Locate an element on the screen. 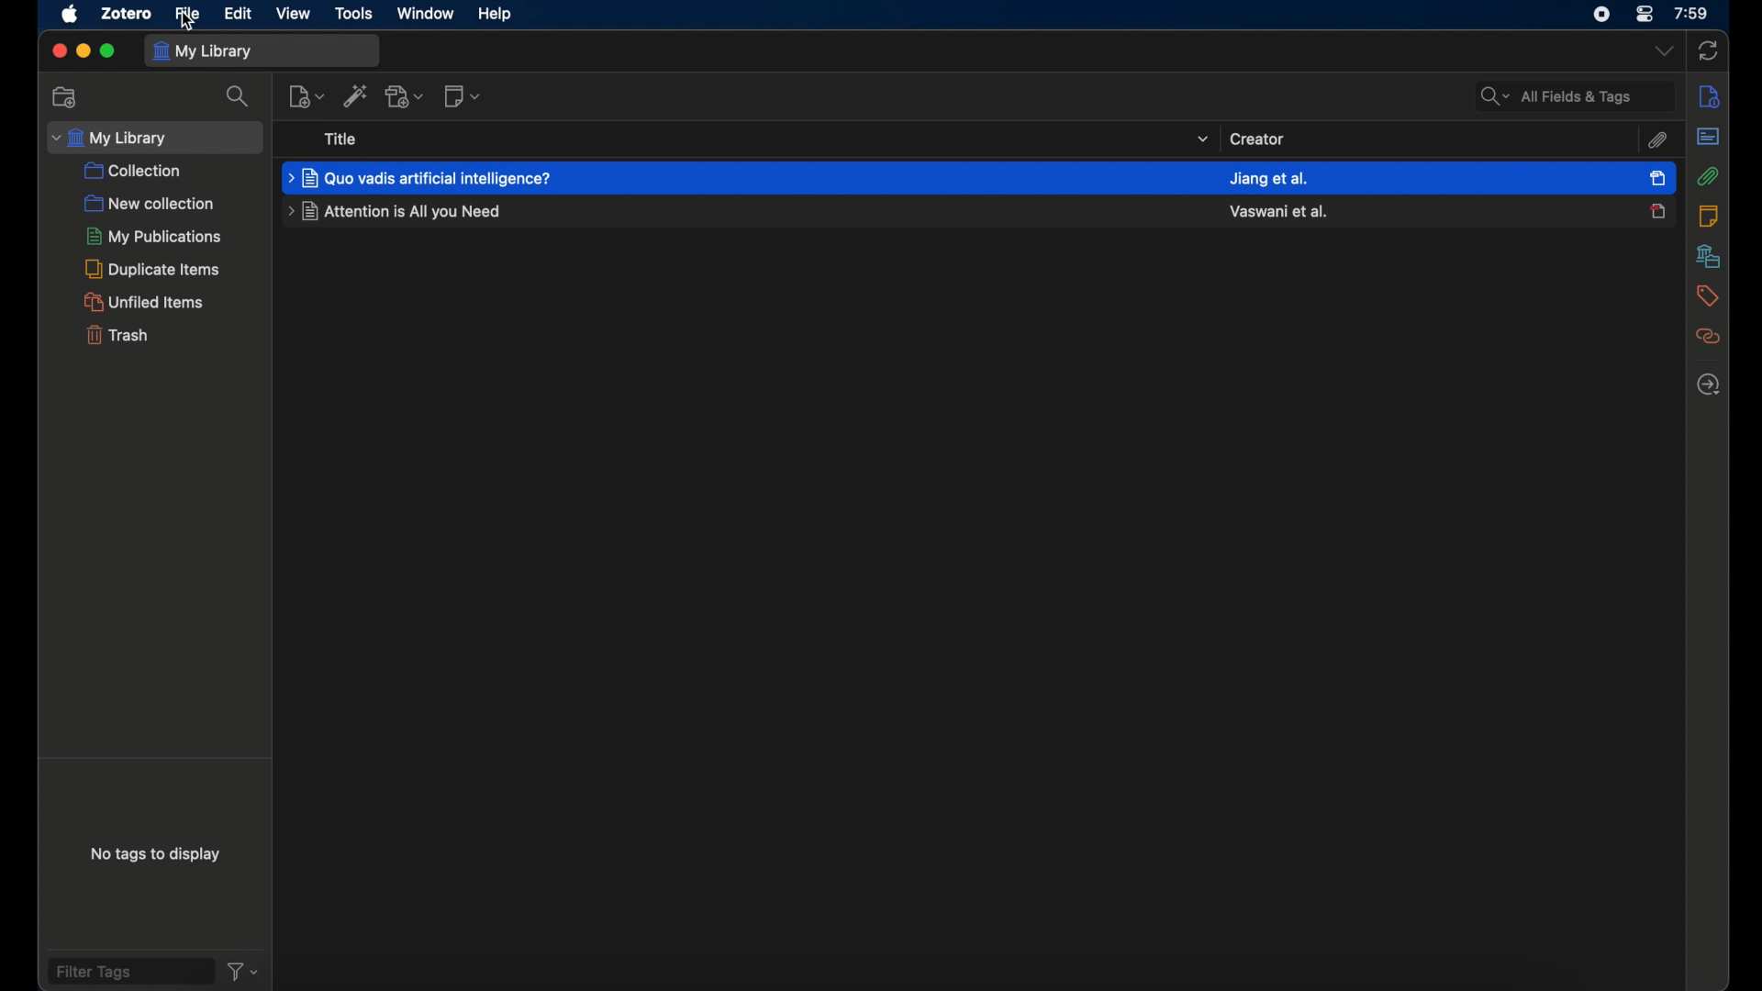  libraries and collections is located at coordinates (1706, 257).